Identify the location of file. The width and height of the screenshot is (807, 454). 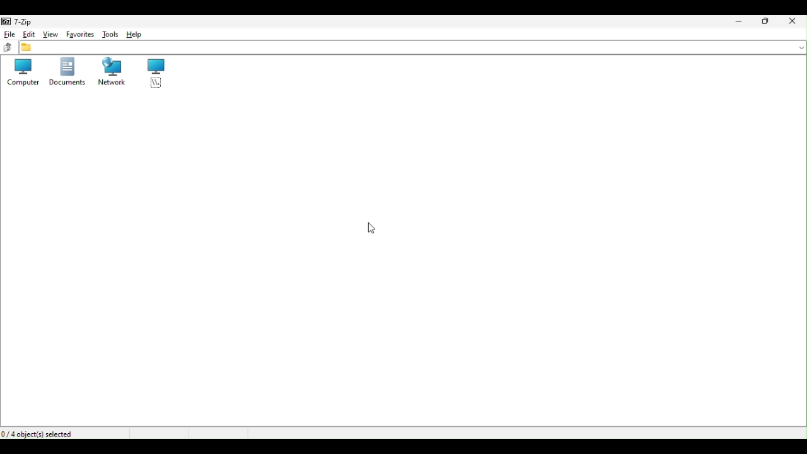
(9, 34).